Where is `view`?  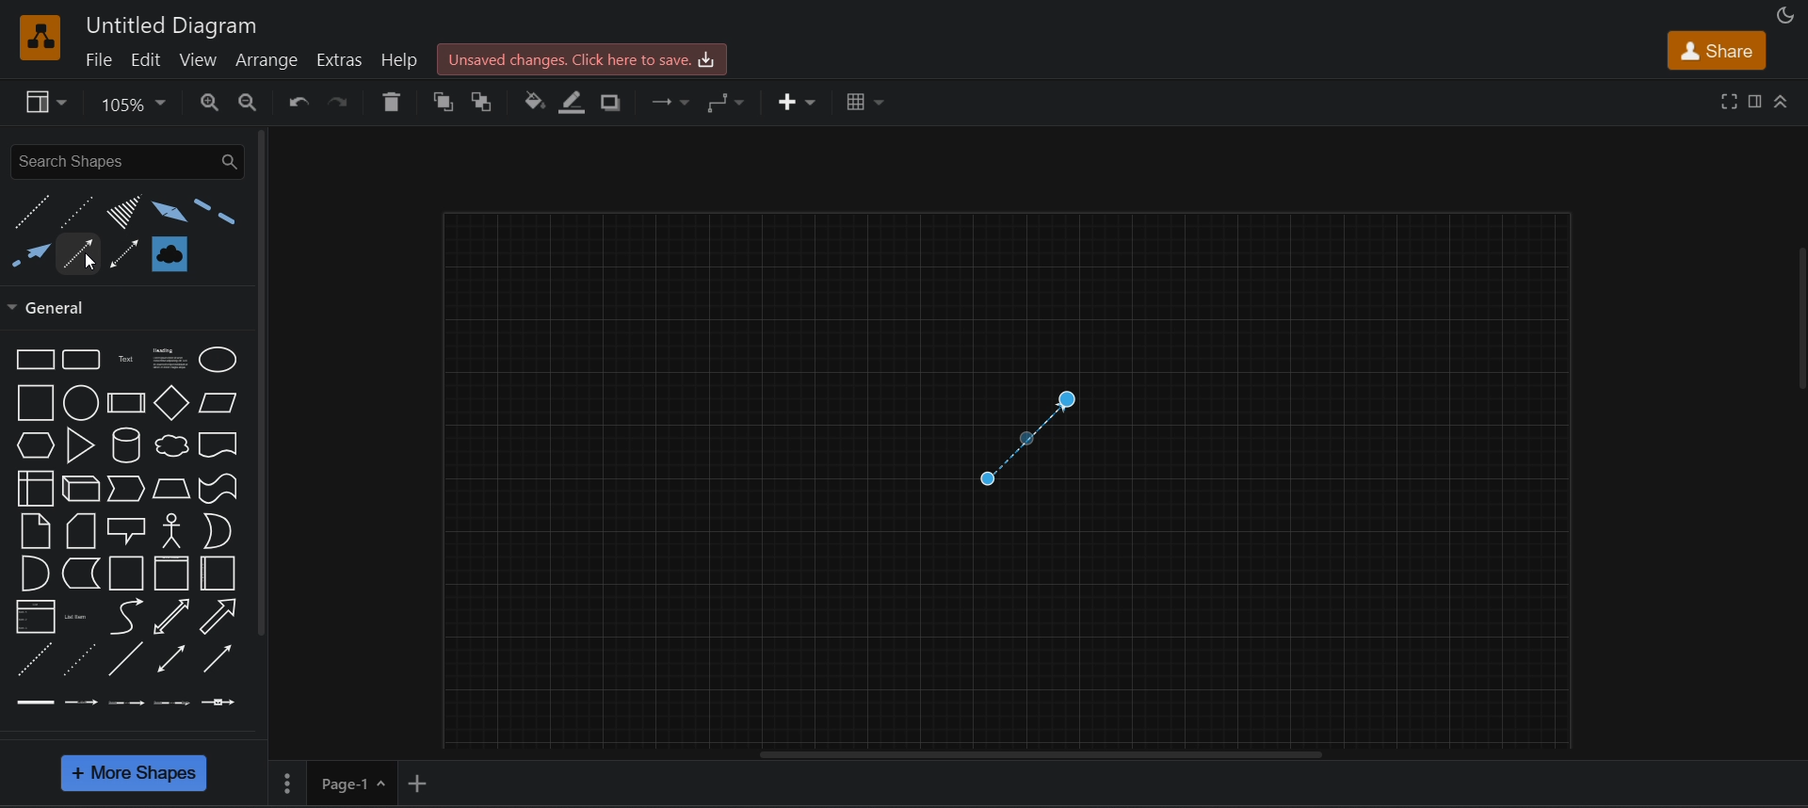 view is located at coordinates (45, 103).